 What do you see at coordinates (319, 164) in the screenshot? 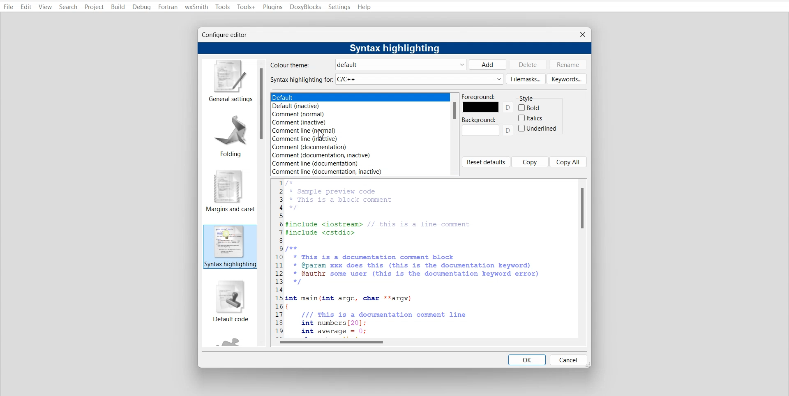
I see `Comment line (documentation)` at bounding box center [319, 164].